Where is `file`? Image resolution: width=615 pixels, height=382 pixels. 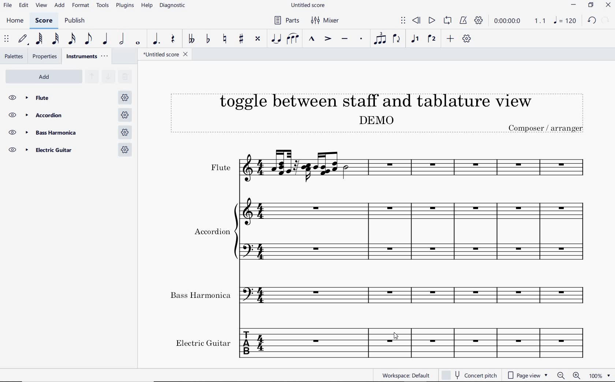 file is located at coordinates (8, 6).